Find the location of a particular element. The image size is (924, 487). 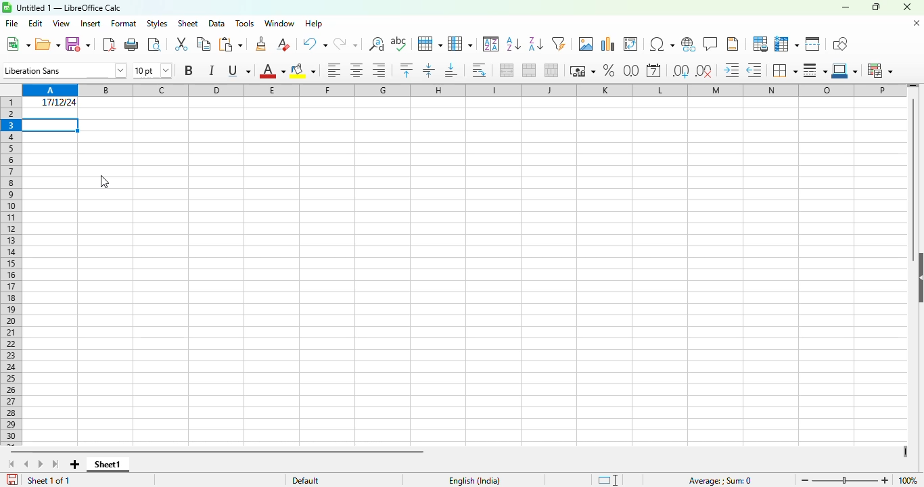

rows is located at coordinates (10, 271).